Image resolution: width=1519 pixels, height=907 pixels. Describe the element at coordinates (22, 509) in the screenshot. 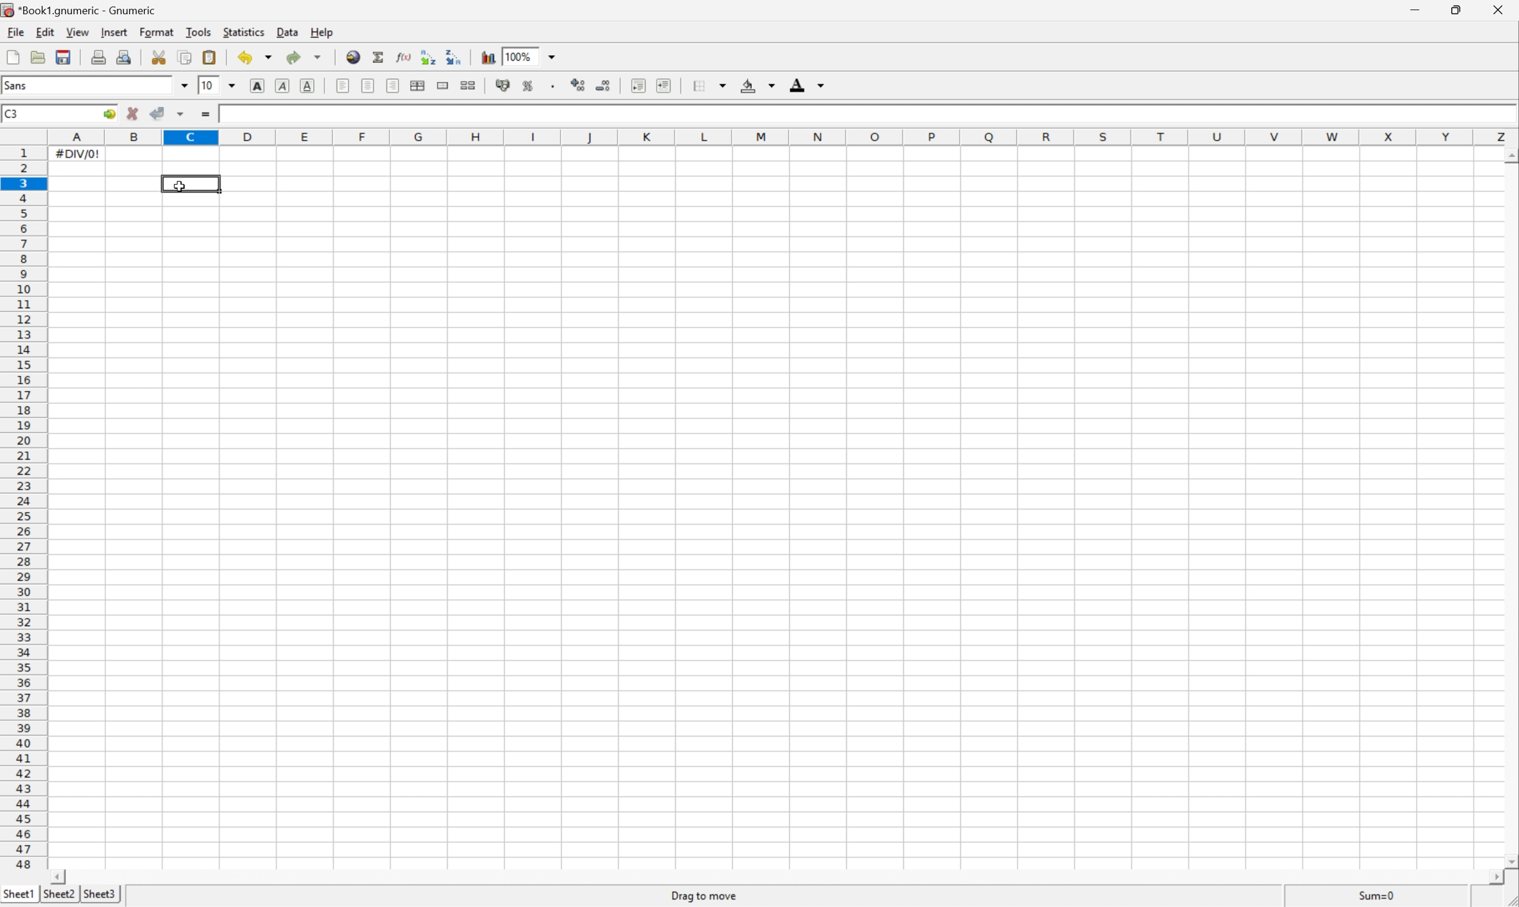

I see `Row numbers` at that location.